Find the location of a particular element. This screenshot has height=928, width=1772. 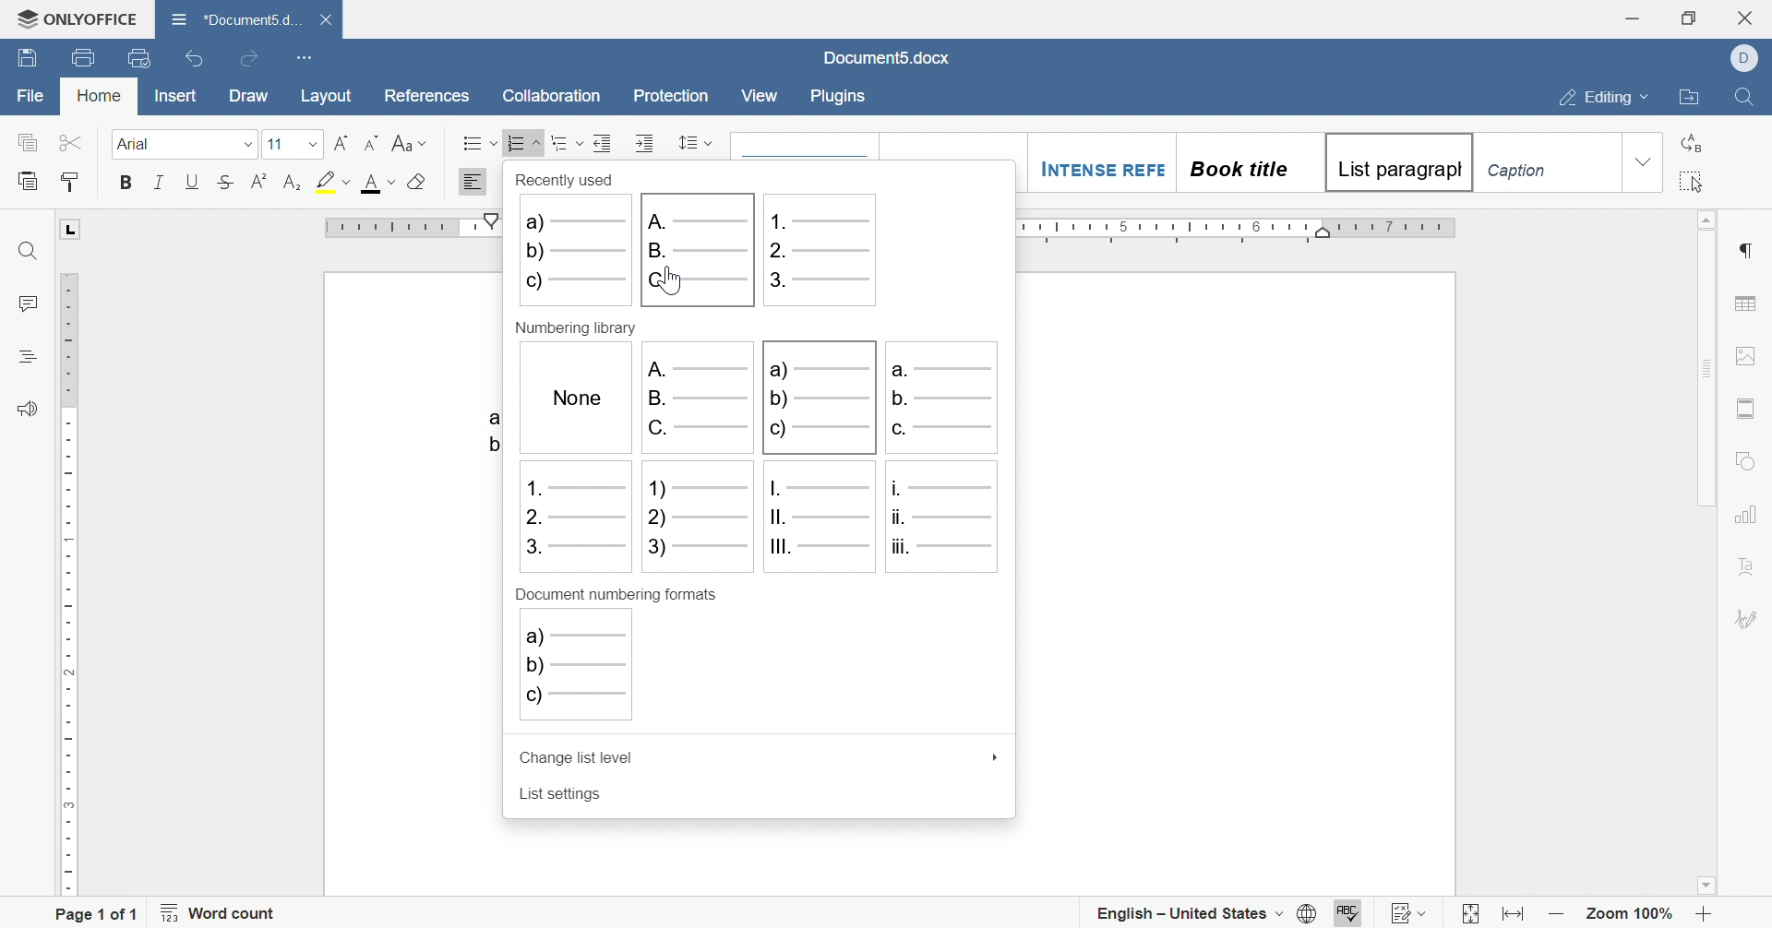

select all is located at coordinates (1693, 180).